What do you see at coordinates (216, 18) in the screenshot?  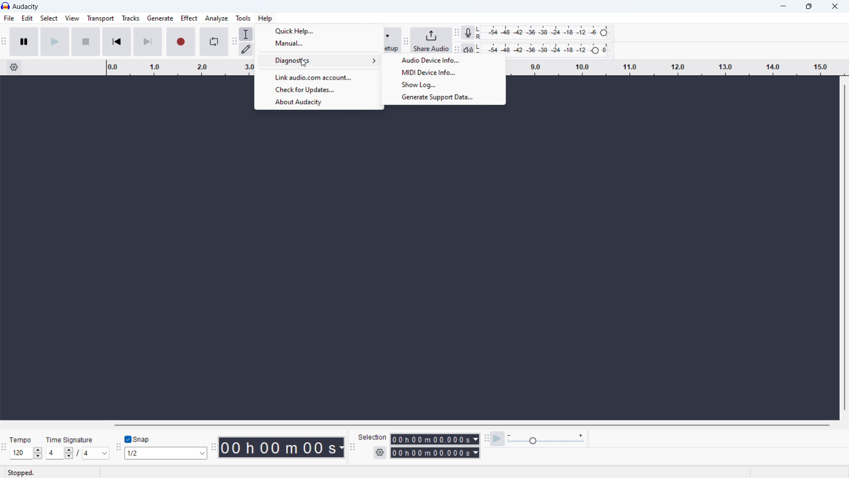 I see `analyze` at bounding box center [216, 18].